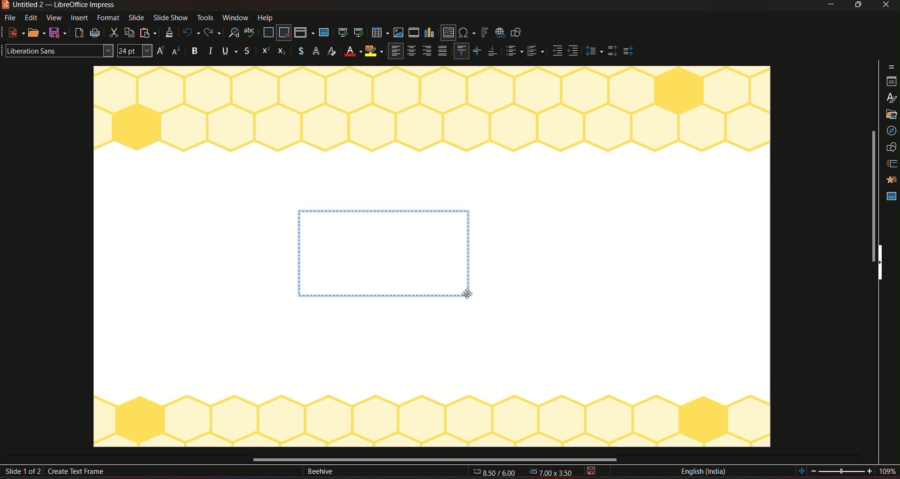 The image size is (900, 479). I want to click on paragraph, so click(443, 52).